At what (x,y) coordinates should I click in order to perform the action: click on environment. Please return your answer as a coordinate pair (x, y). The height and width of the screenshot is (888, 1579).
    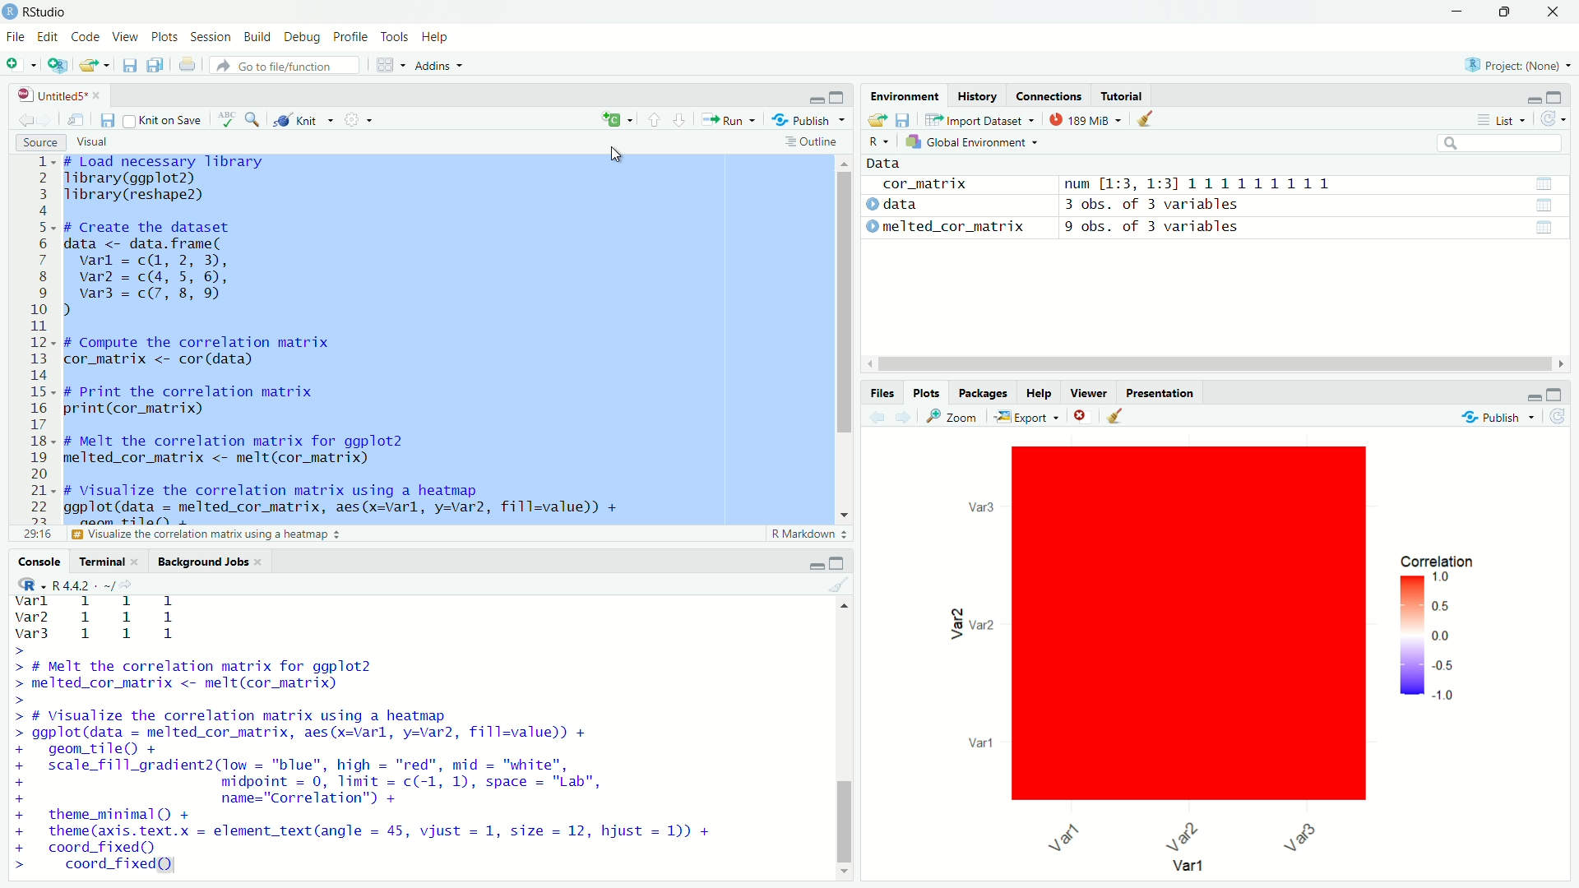
    Looking at the image, I should click on (906, 95).